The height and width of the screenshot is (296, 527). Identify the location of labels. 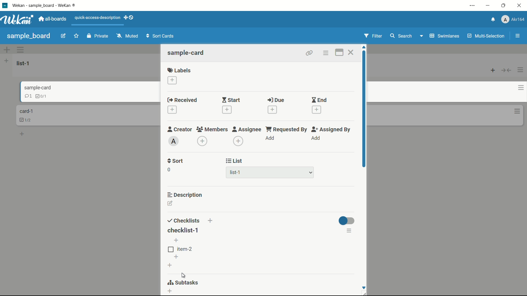
(179, 70).